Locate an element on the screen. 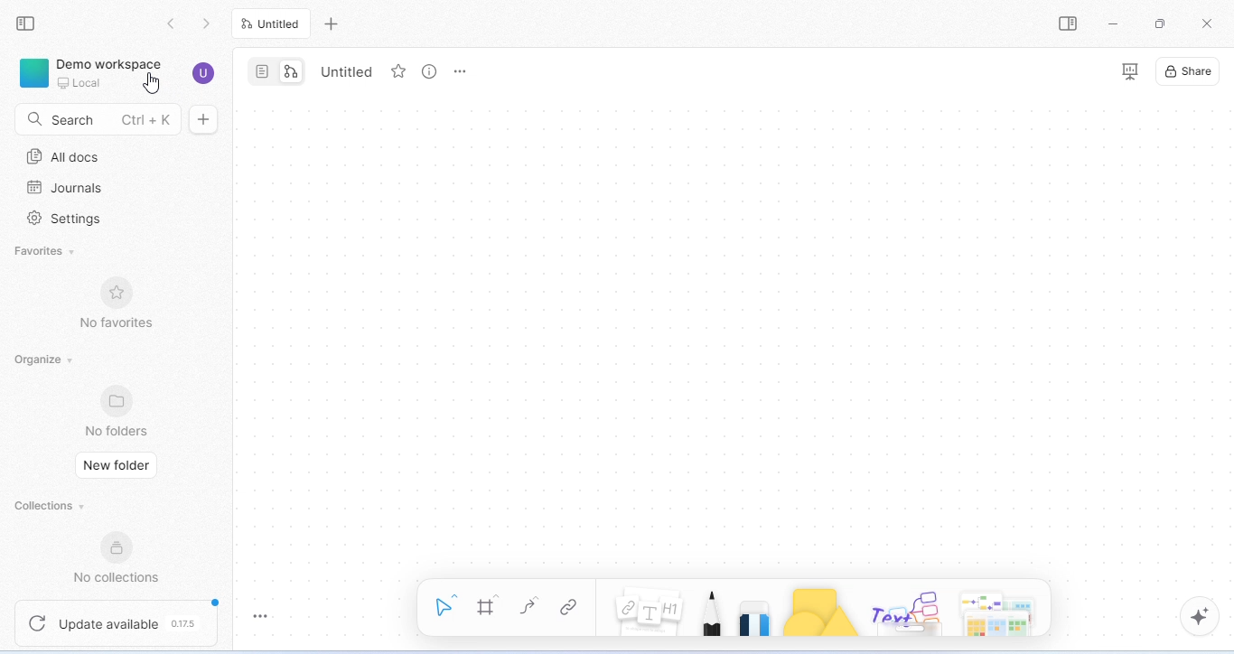 The image size is (1234, 654). shape is located at coordinates (824, 611).